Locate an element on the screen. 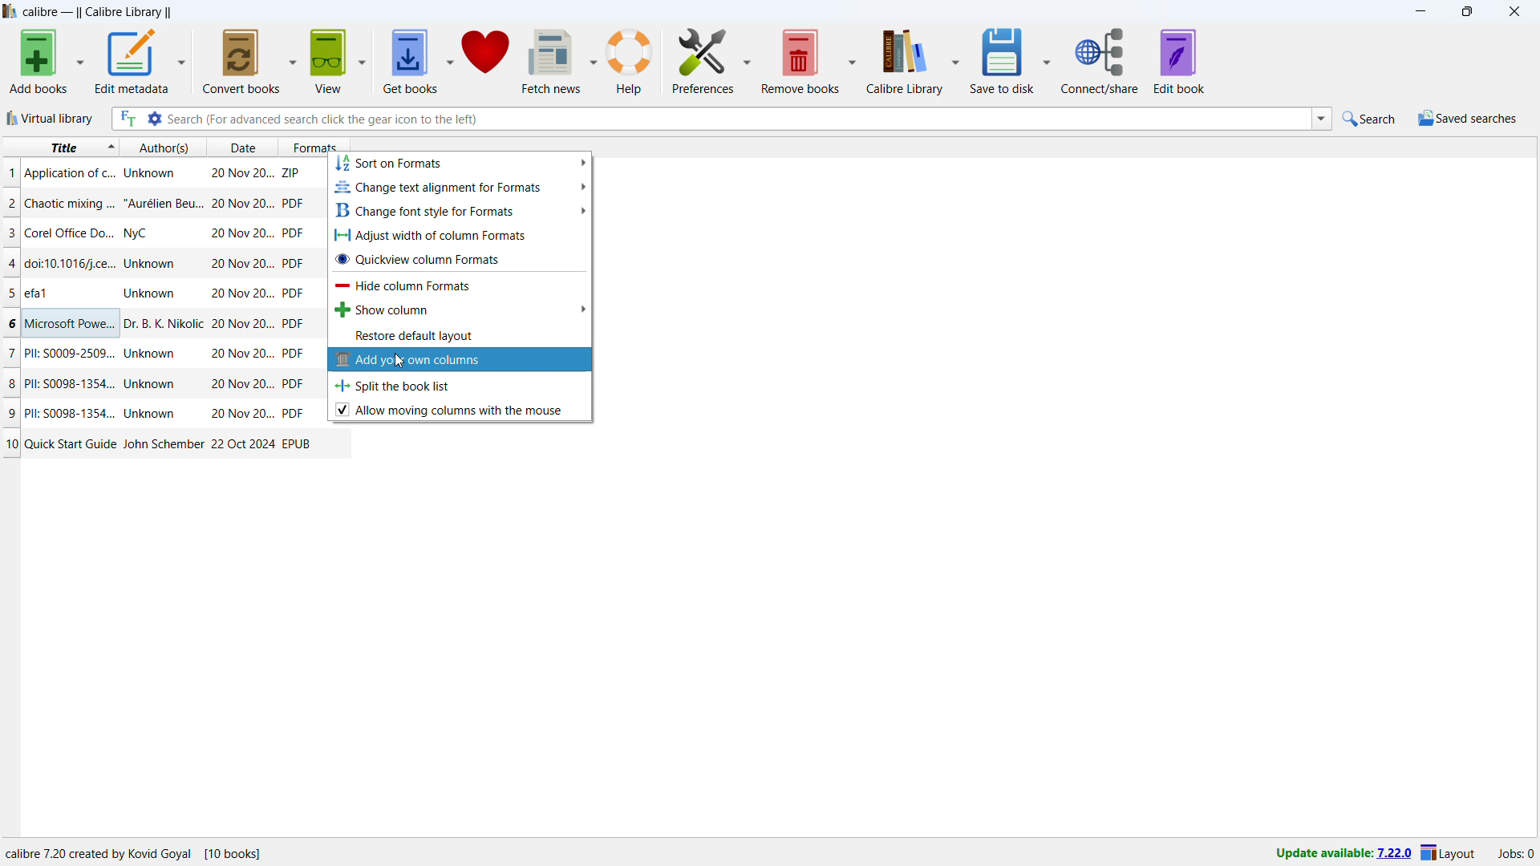  get books options is located at coordinates (451, 60).